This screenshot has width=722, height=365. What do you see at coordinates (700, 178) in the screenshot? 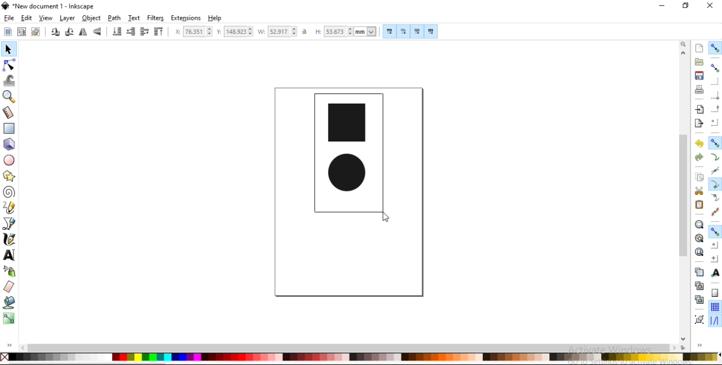
I see `copy` at bounding box center [700, 178].